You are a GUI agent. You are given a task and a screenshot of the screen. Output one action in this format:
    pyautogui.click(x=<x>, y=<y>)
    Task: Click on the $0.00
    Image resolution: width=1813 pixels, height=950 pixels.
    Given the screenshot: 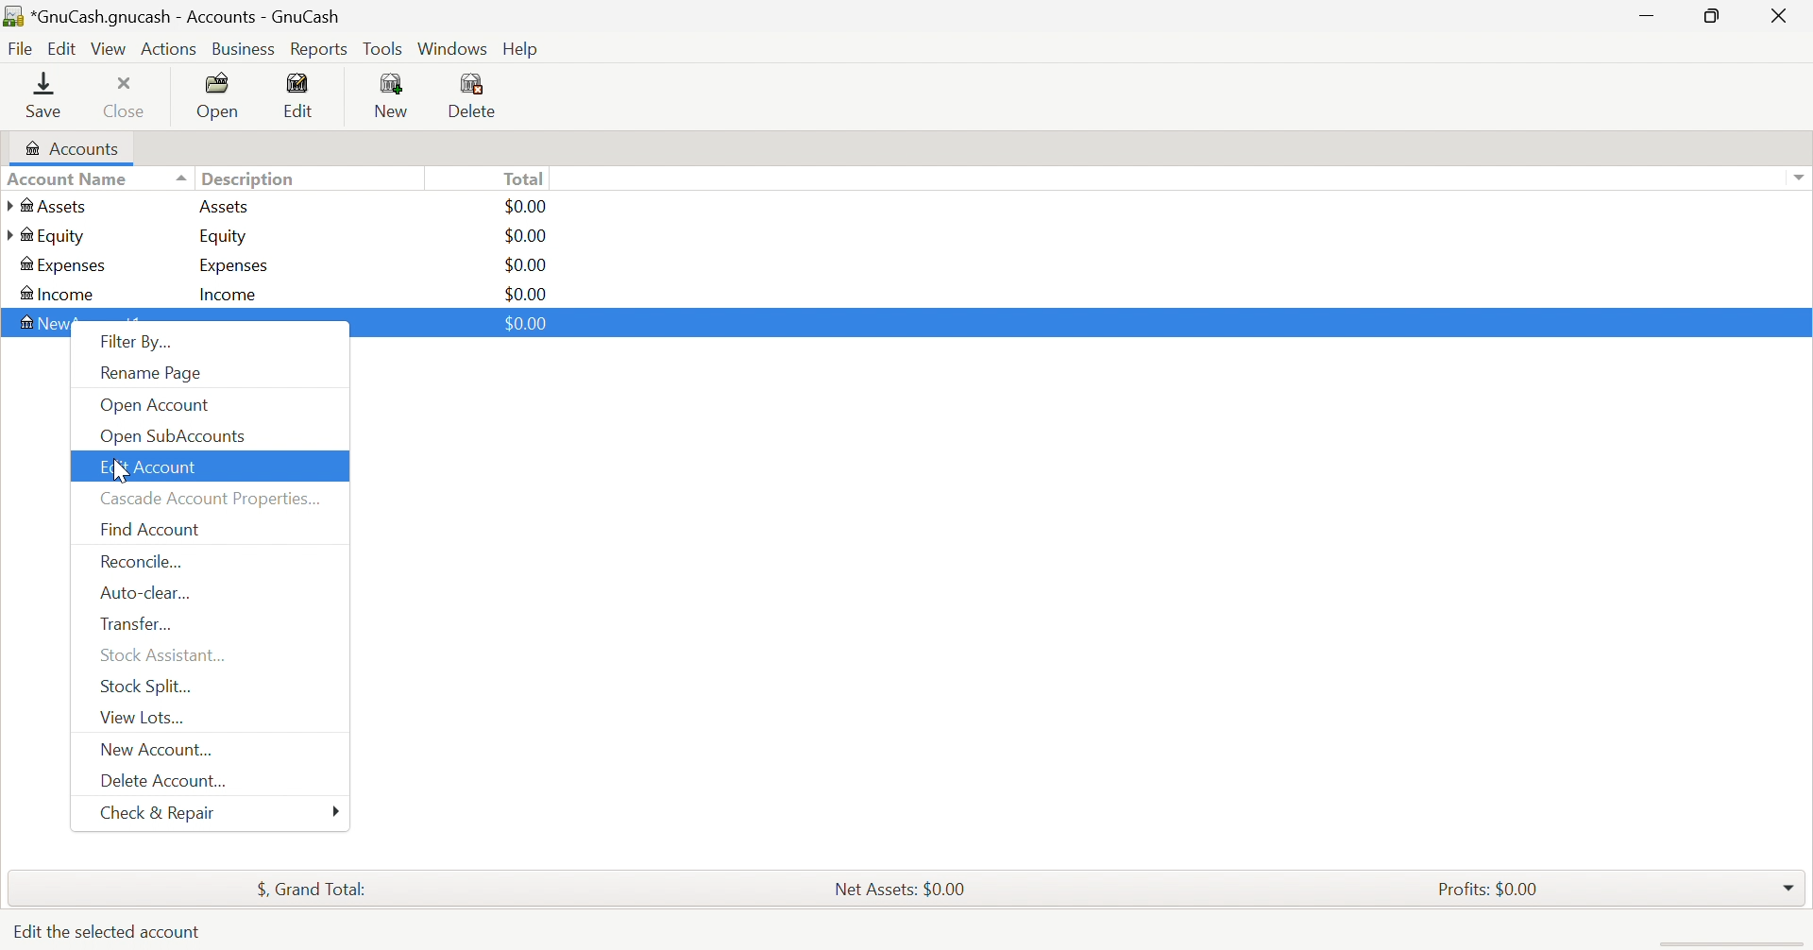 What is the action you would take?
    pyautogui.click(x=532, y=206)
    